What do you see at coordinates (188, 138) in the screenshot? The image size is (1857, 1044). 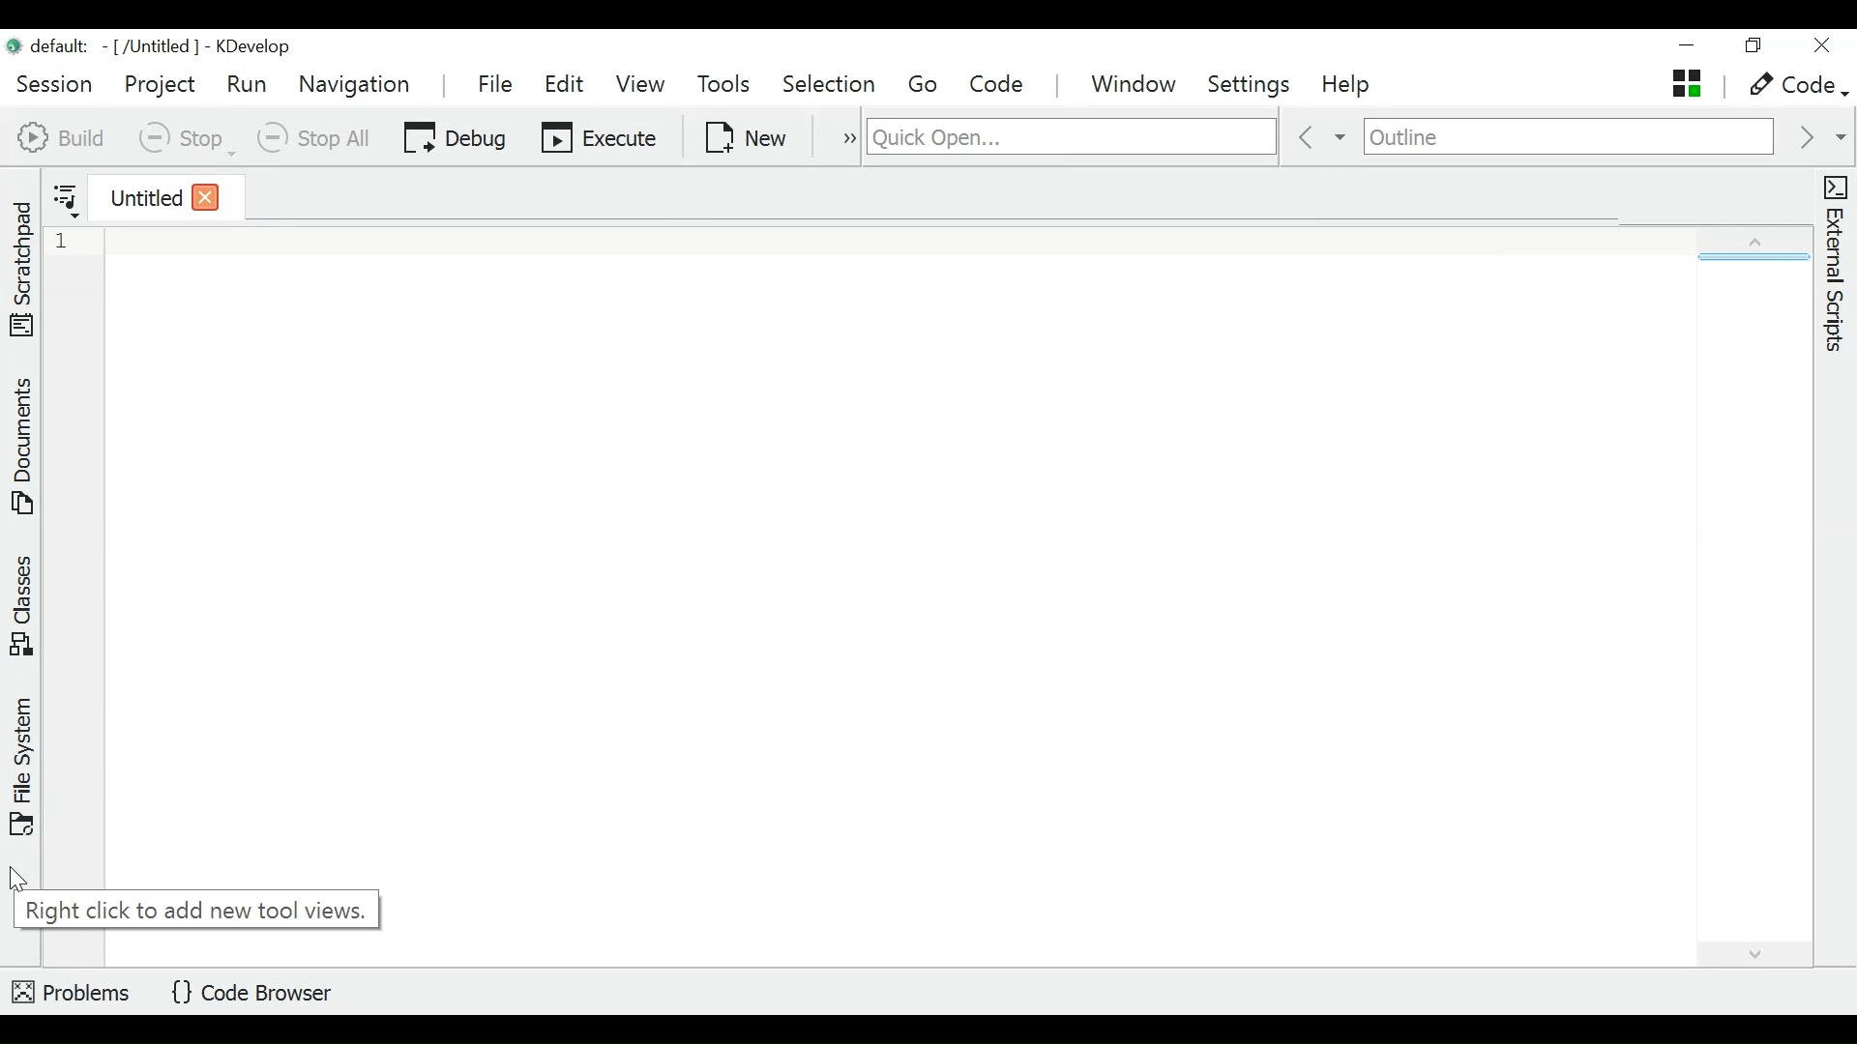 I see `Stop` at bounding box center [188, 138].